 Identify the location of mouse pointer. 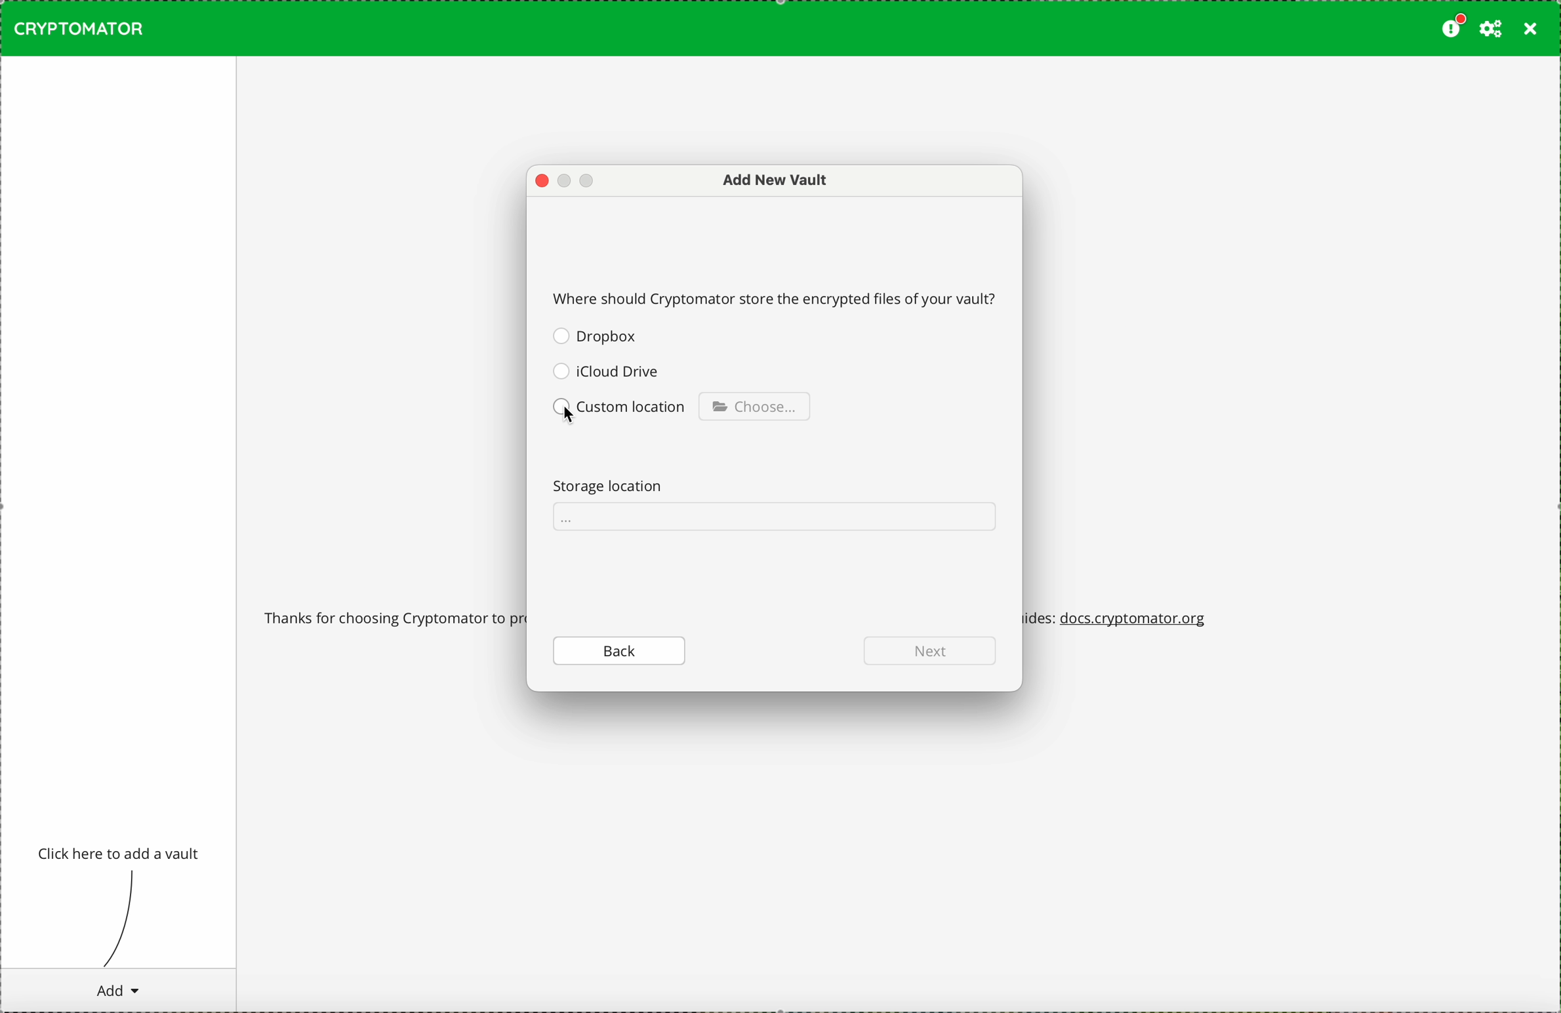
(571, 412).